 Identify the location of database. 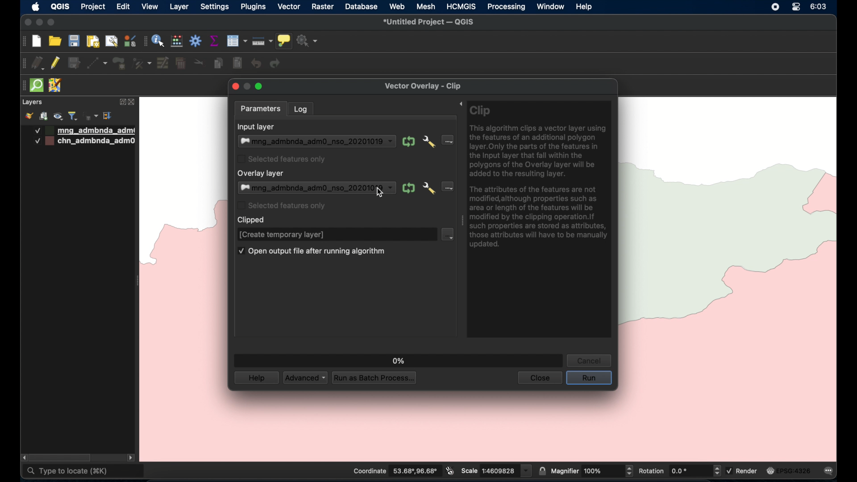
(360, 8).